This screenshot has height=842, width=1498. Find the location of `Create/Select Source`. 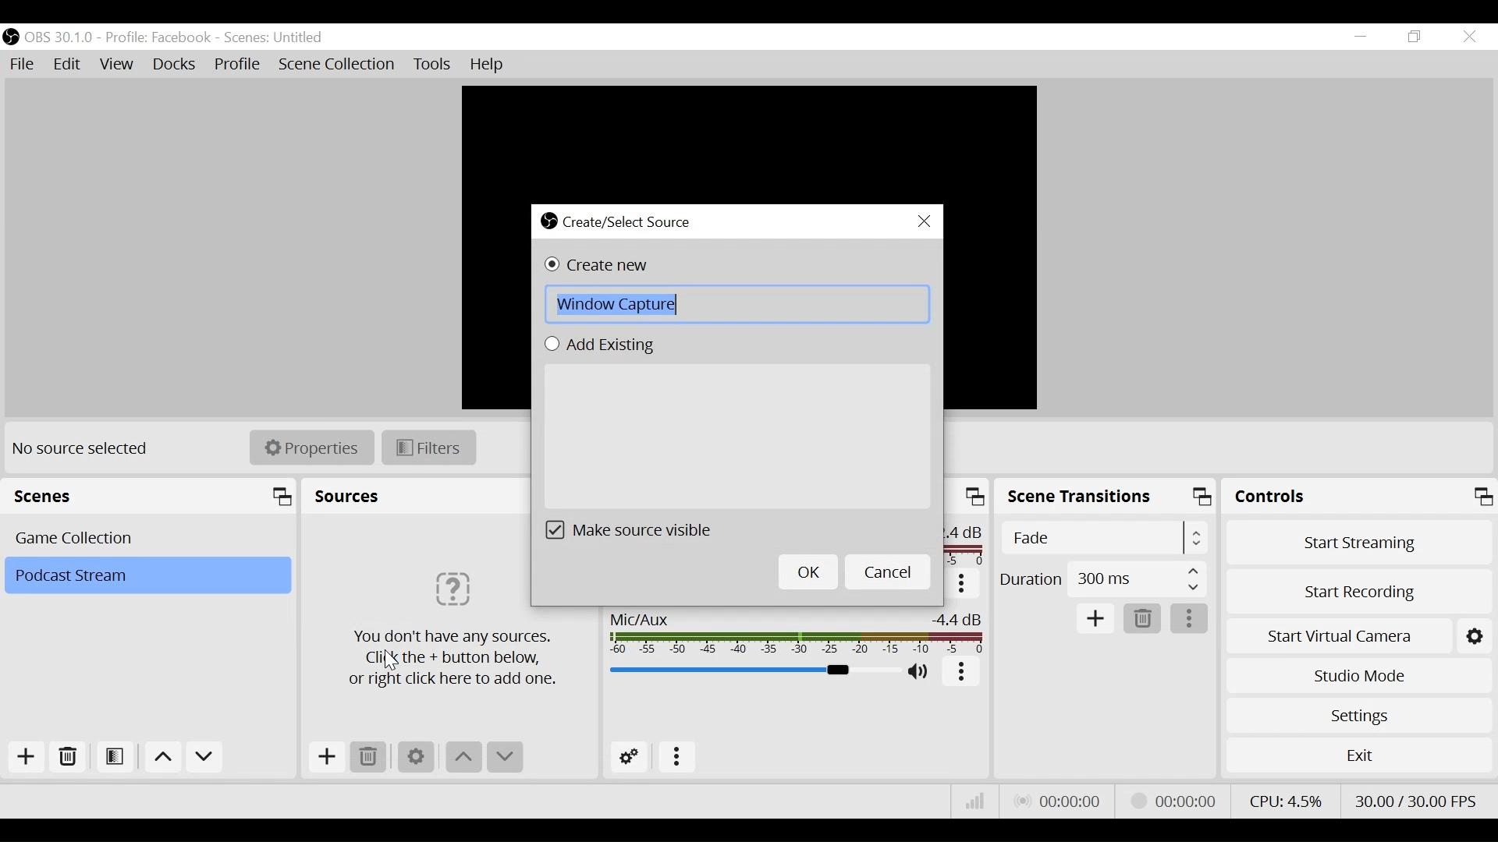

Create/Select Source is located at coordinates (617, 221).